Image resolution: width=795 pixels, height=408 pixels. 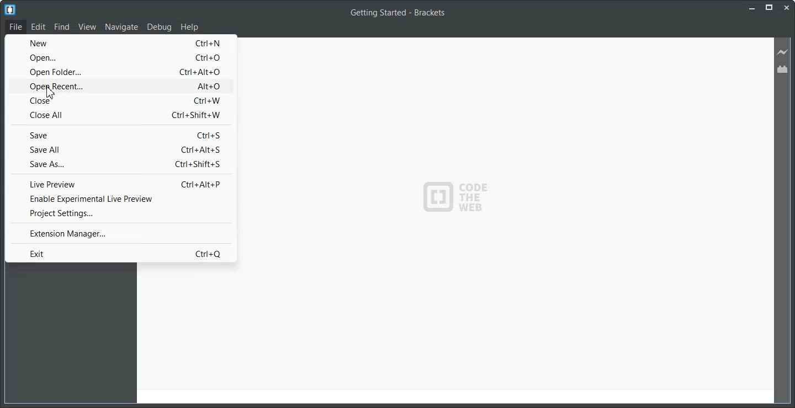 What do you see at coordinates (123, 253) in the screenshot?
I see `Exit` at bounding box center [123, 253].